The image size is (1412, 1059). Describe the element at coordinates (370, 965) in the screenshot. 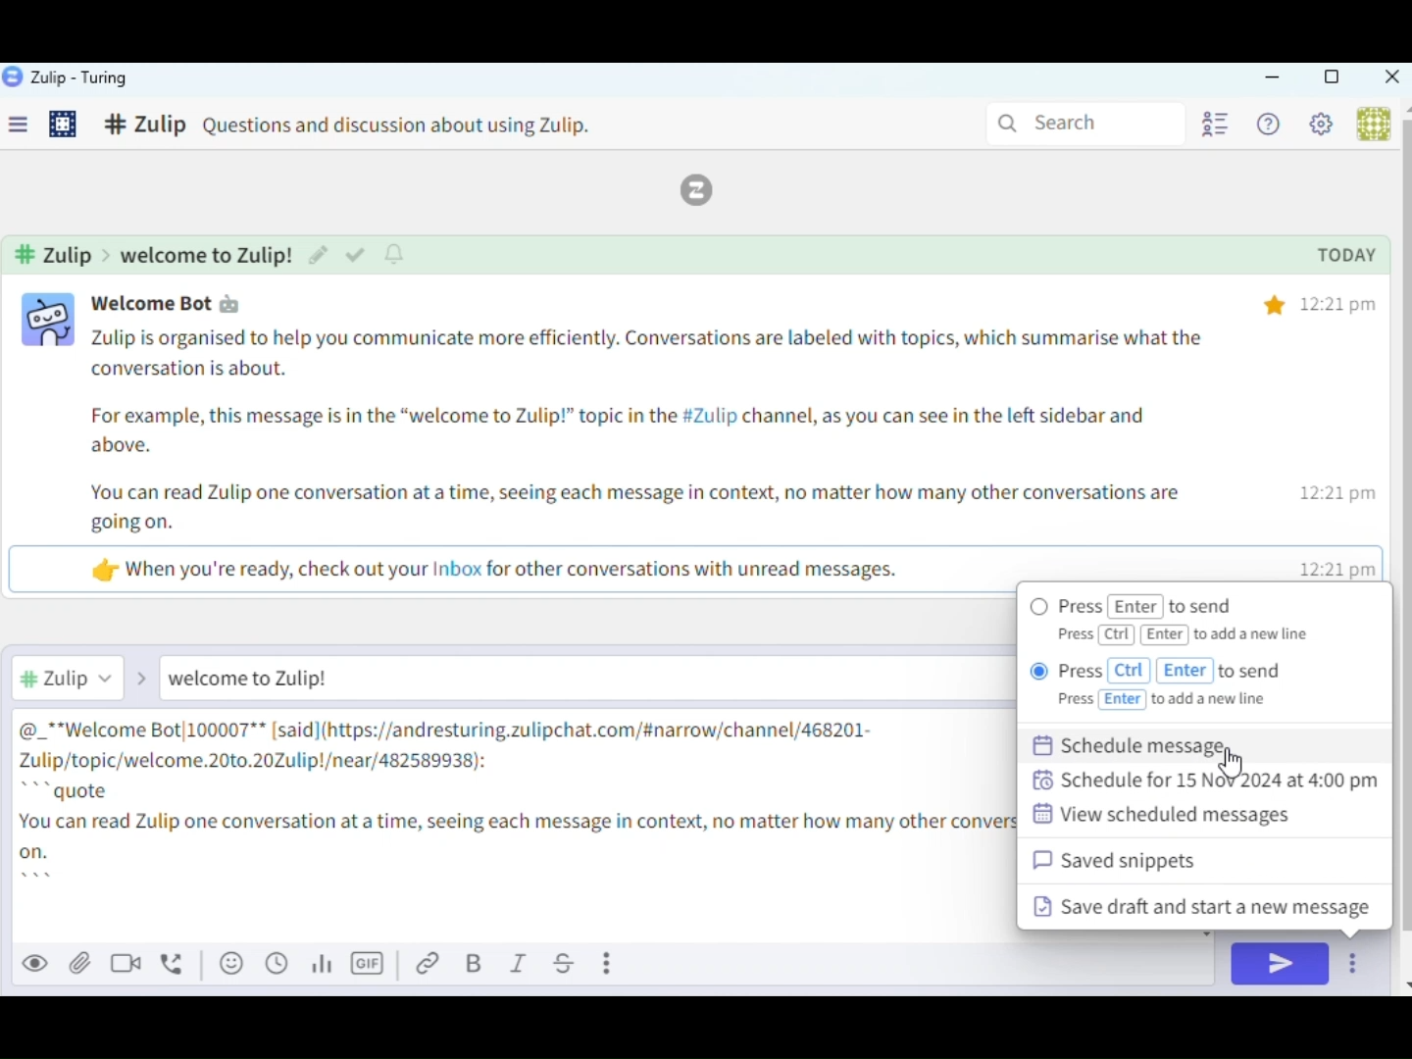

I see `Gif` at that location.